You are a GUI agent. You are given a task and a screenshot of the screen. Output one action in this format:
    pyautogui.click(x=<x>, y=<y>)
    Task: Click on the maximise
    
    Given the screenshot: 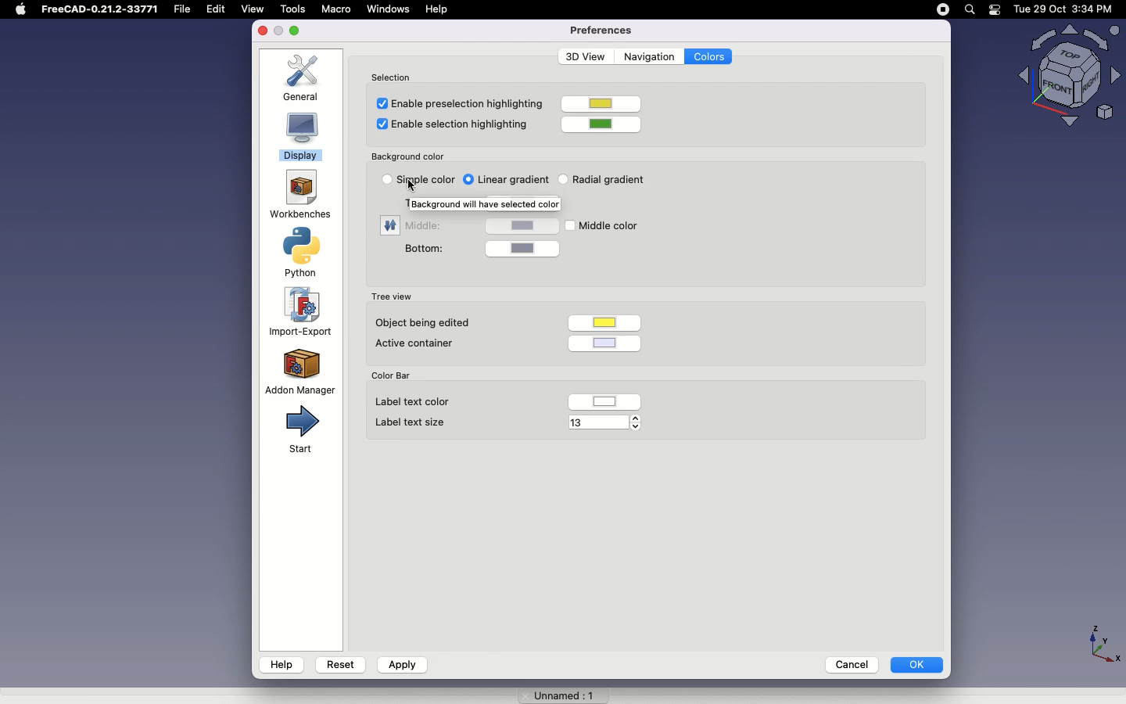 What is the action you would take?
    pyautogui.click(x=297, y=31)
    